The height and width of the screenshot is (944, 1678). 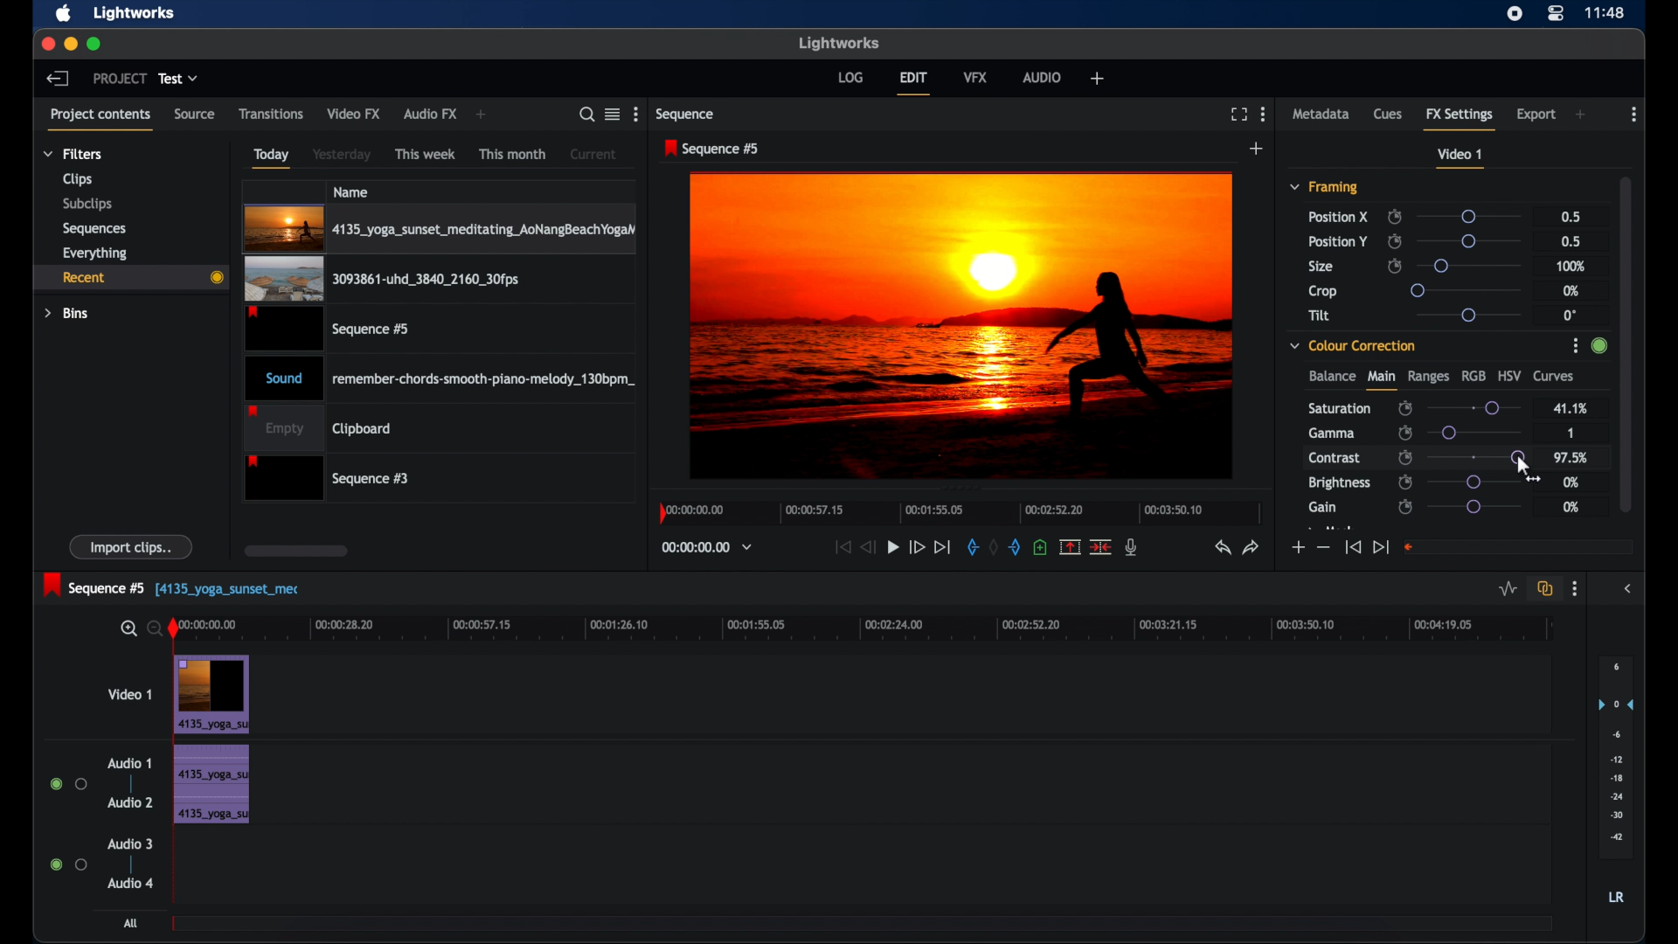 What do you see at coordinates (687, 115) in the screenshot?
I see `sequence` at bounding box center [687, 115].